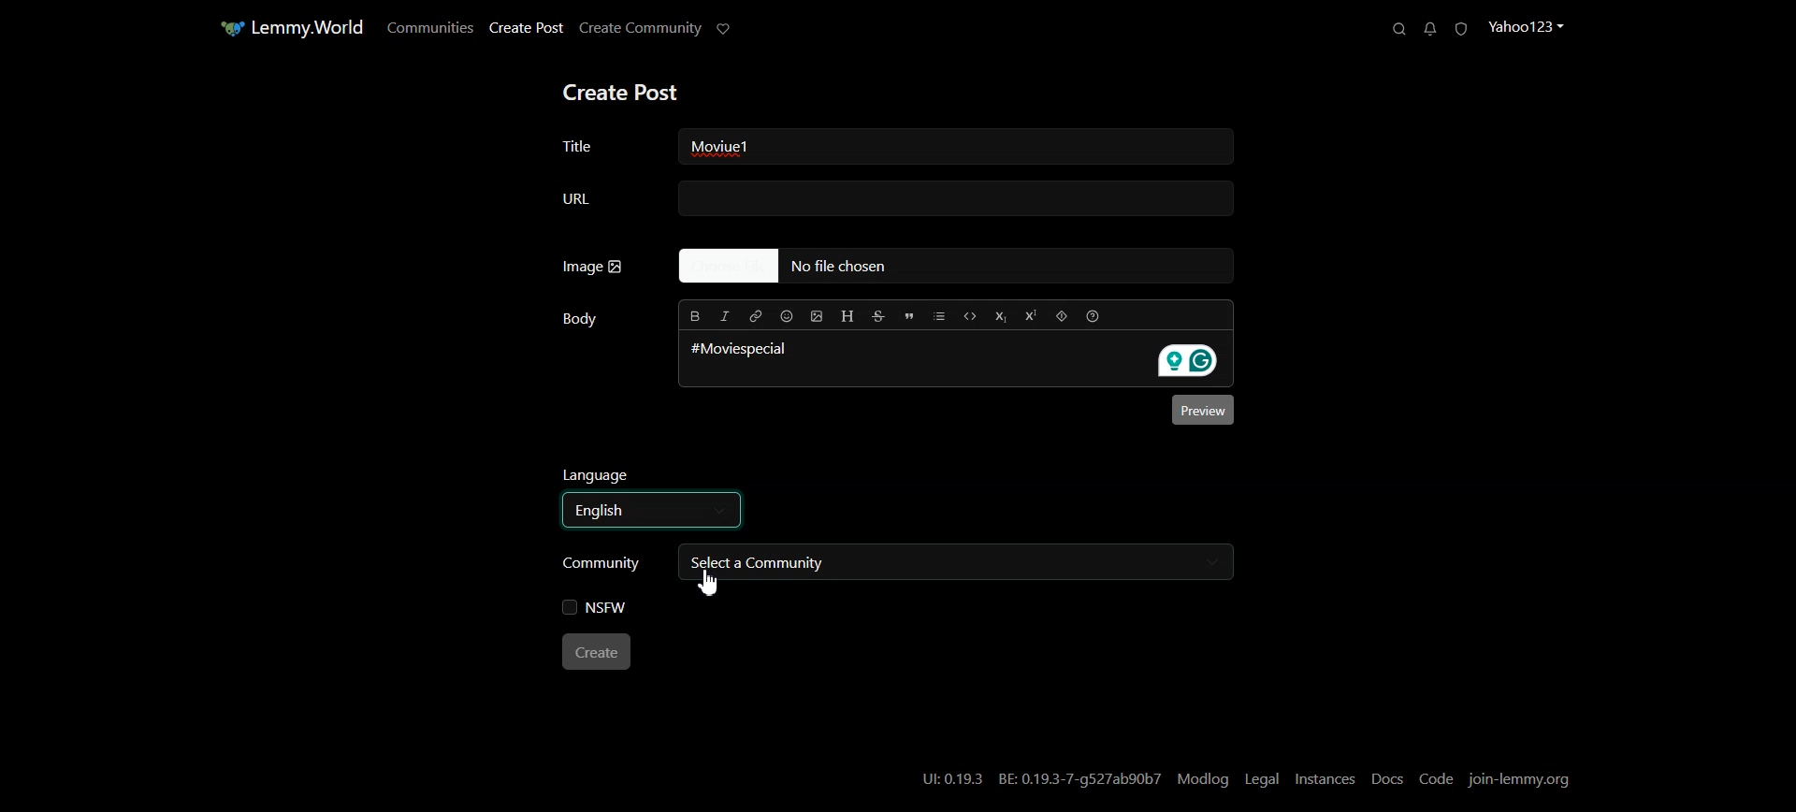 The image size is (1796, 812). What do you see at coordinates (1039, 778) in the screenshot?
I see `UI:0.19.3 BE: 0.19.3-7-g527ab90b7` at bounding box center [1039, 778].